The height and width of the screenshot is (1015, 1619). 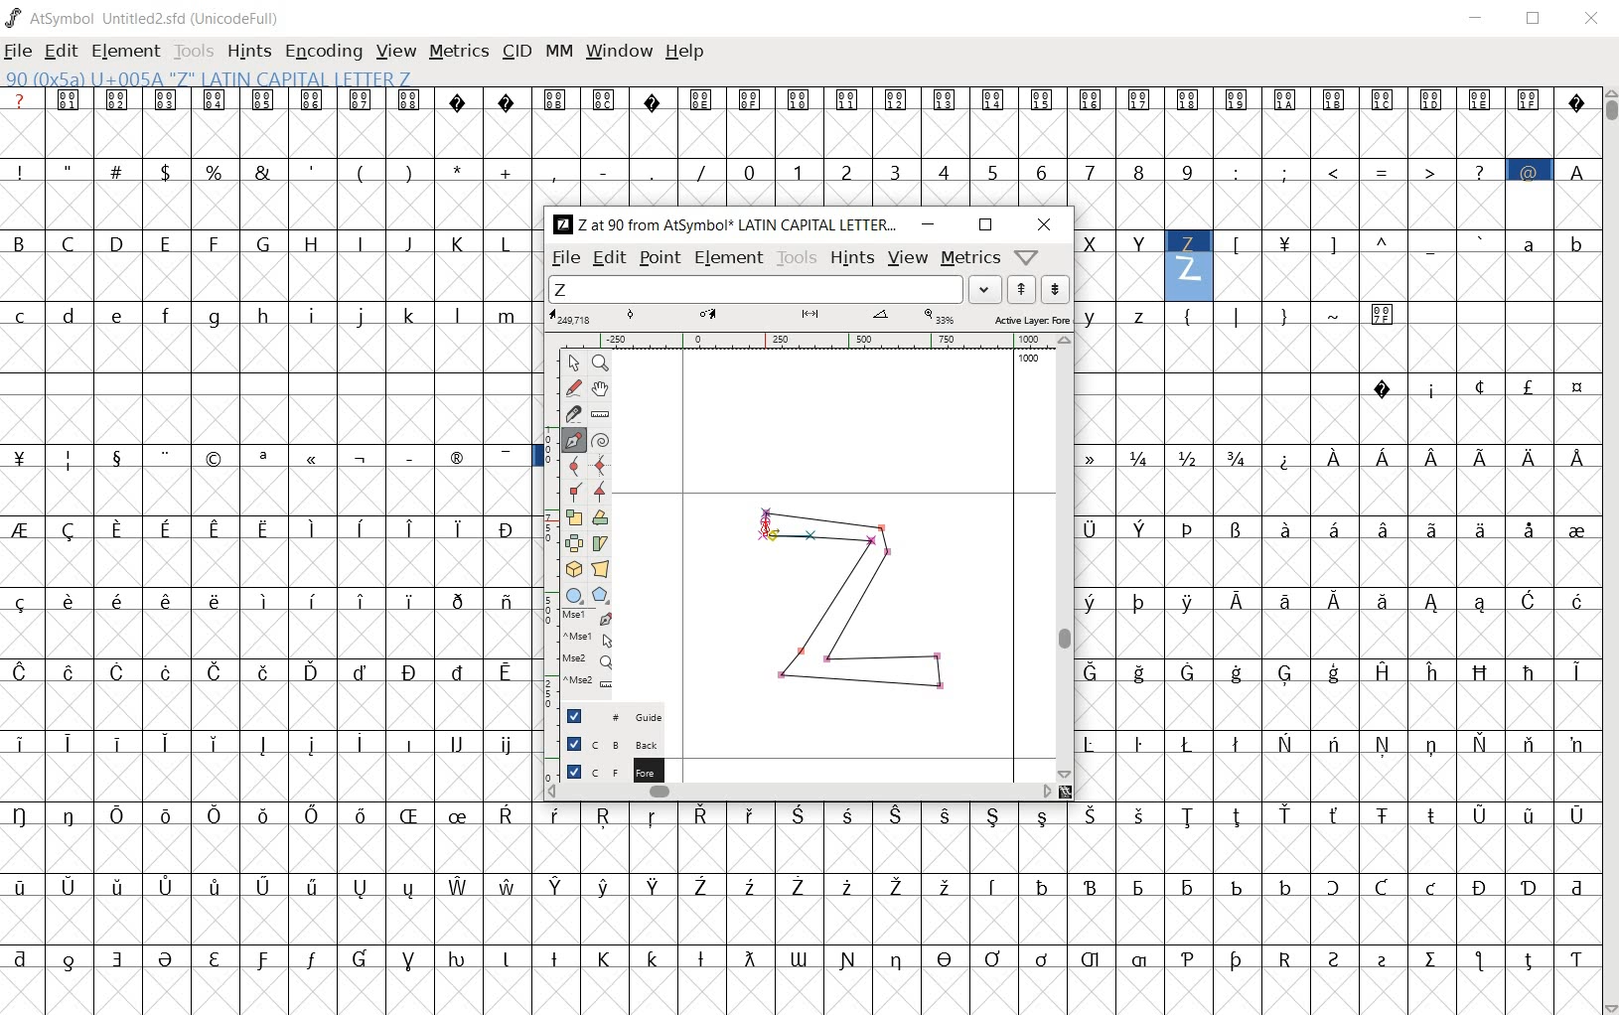 What do you see at coordinates (573, 544) in the screenshot?
I see `flip the selection` at bounding box center [573, 544].